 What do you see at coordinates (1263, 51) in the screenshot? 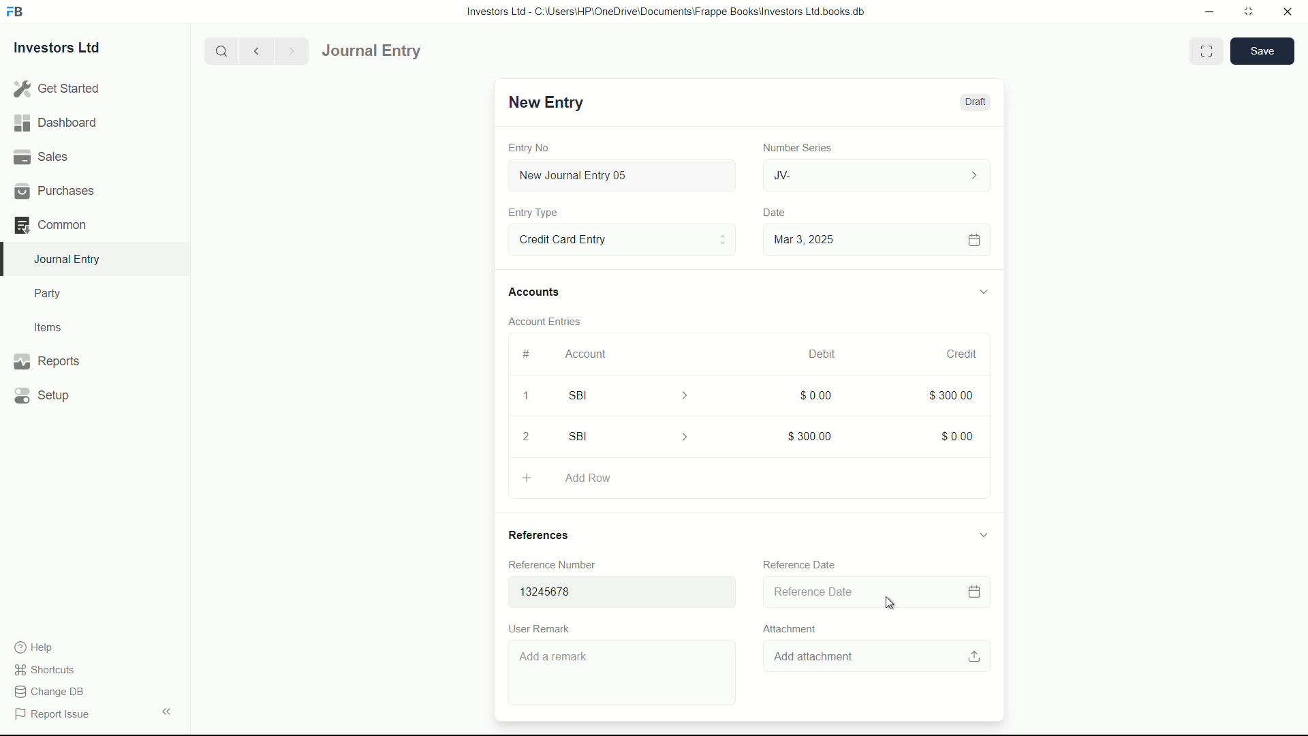
I see `save` at bounding box center [1263, 51].